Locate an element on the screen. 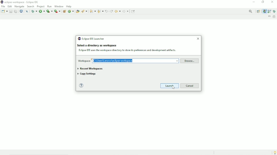 Image resolution: width=277 pixels, height=155 pixels. c/users/lenovo/eclipse-workspace is located at coordinates (136, 61).